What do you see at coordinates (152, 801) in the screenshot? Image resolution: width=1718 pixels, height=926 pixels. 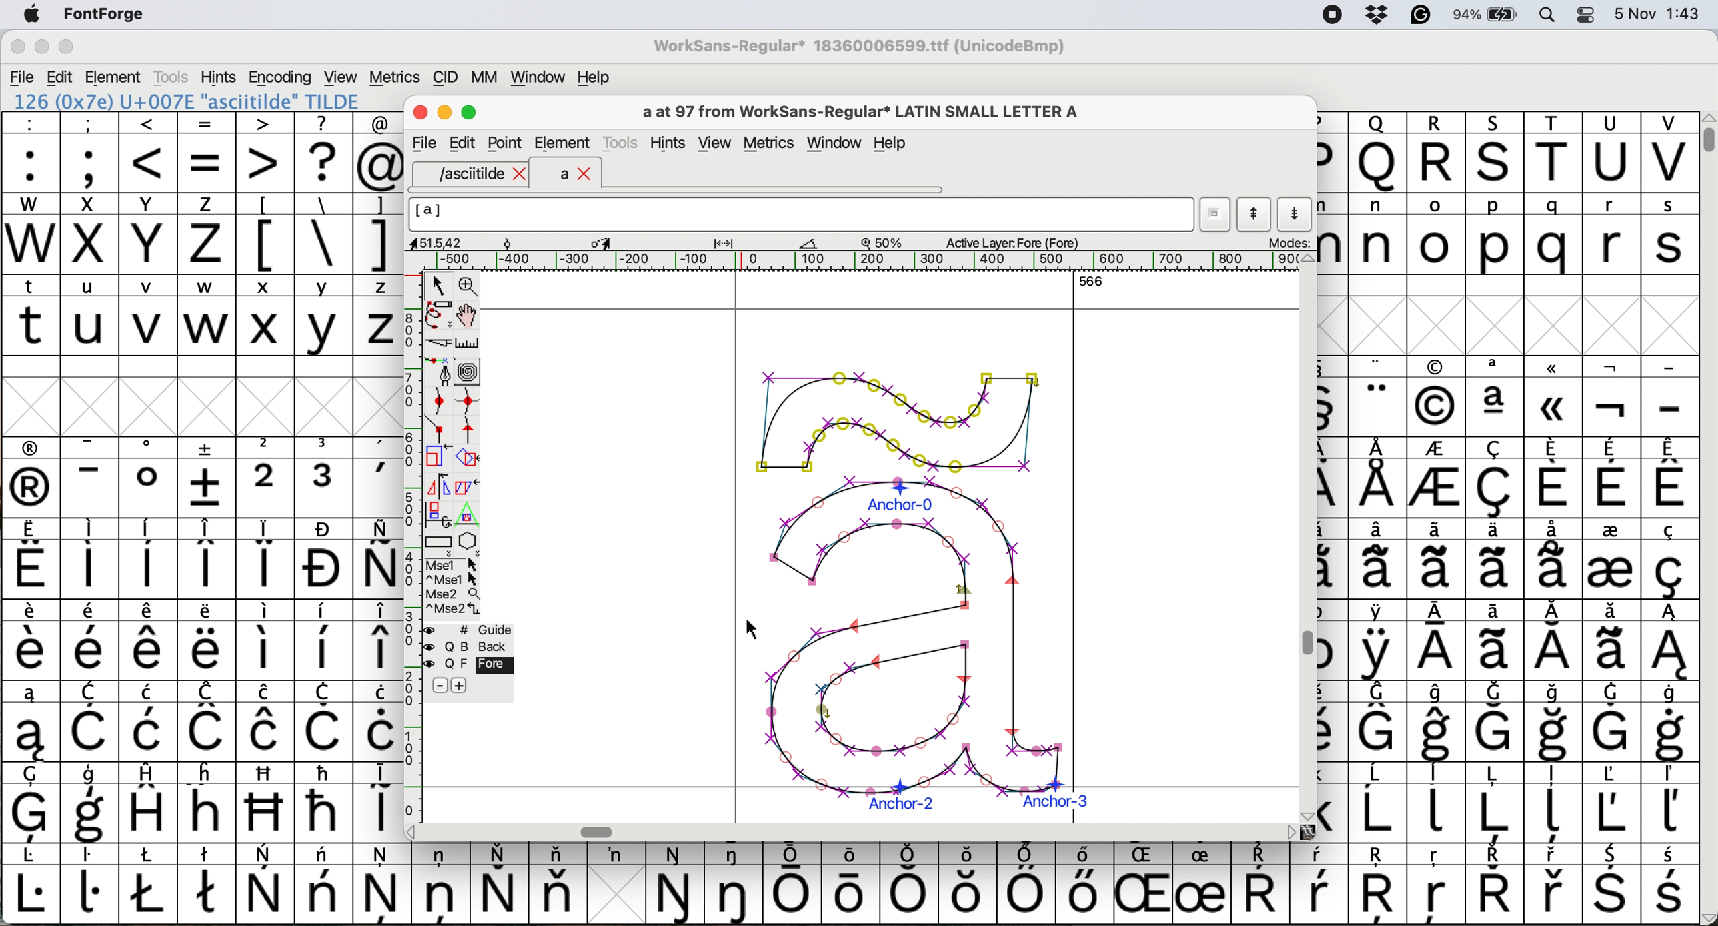 I see `symbol` at bounding box center [152, 801].